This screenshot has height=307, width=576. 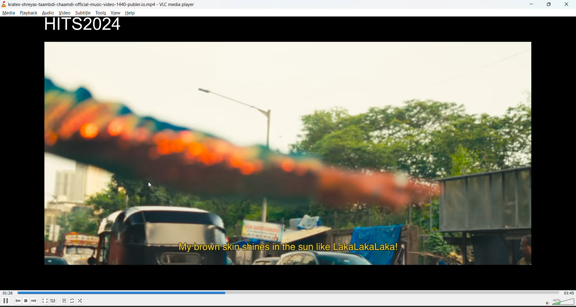 I want to click on close, so click(x=567, y=5).